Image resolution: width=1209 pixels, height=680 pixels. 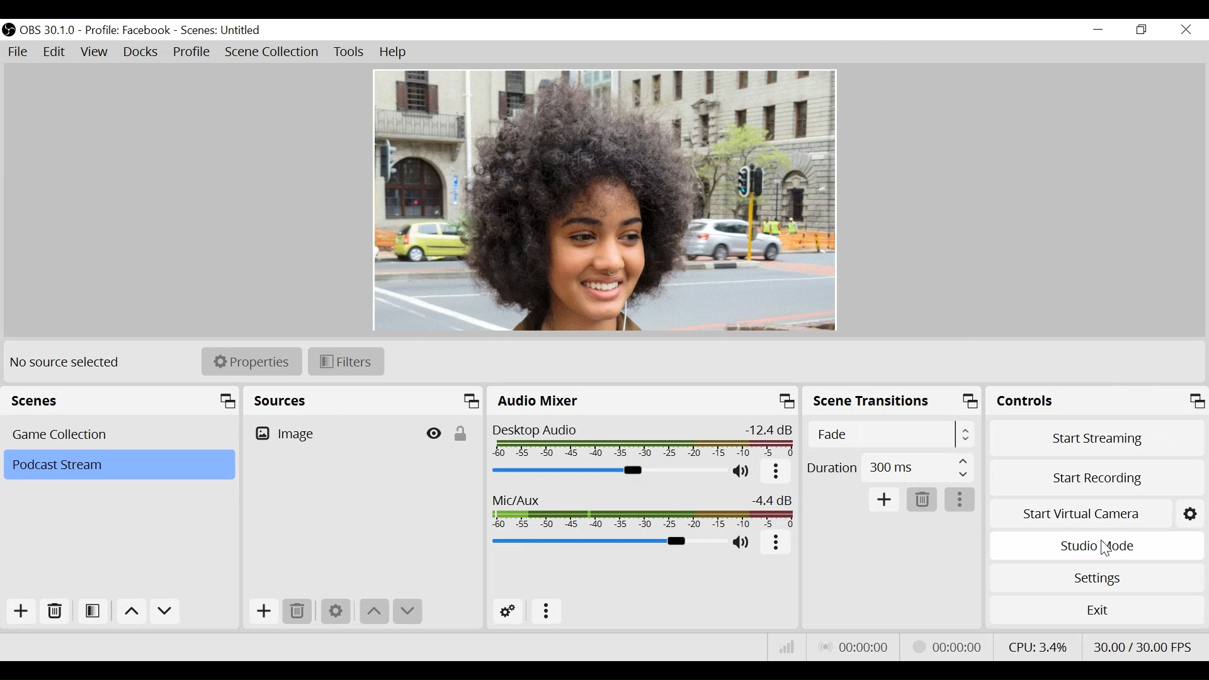 What do you see at coordinates (299, 611) in the screenshot?
I see `Remove` at bounding box center [299, 611].